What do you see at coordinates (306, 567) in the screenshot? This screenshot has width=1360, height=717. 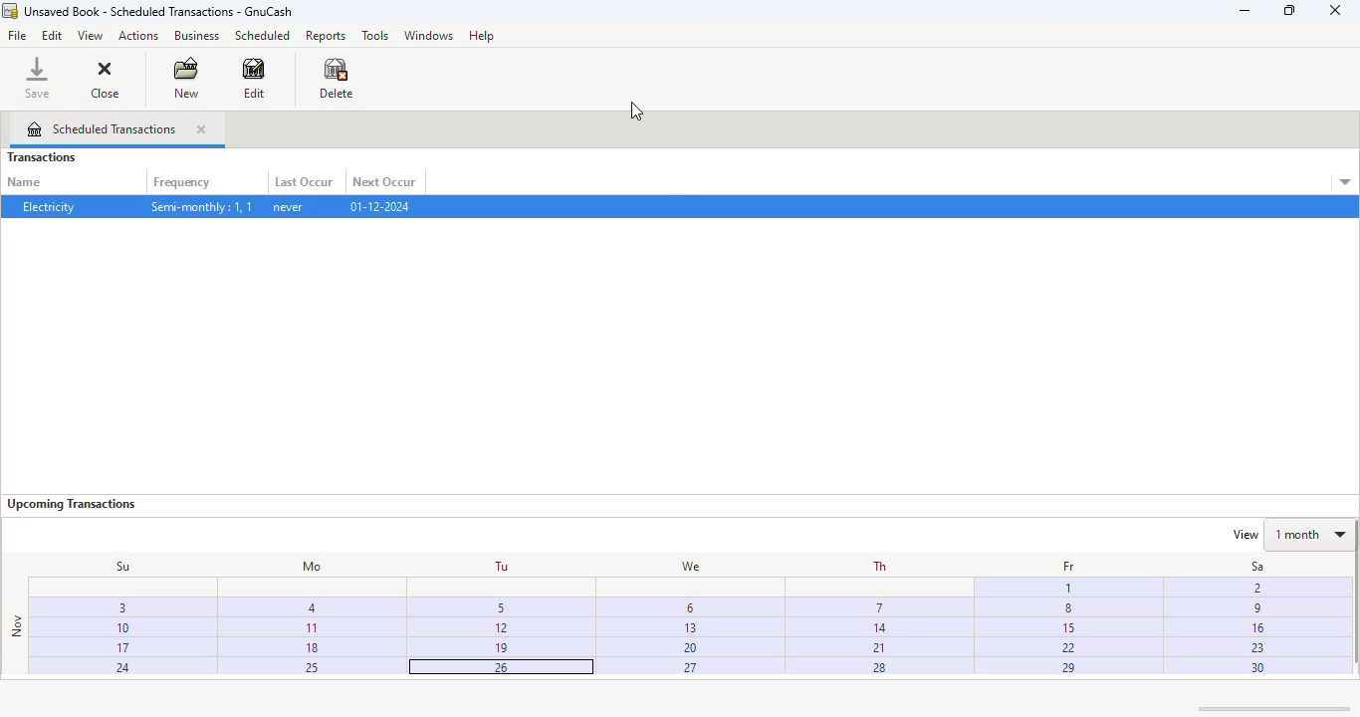 I see `Mo` at bounding box center [306, 567].